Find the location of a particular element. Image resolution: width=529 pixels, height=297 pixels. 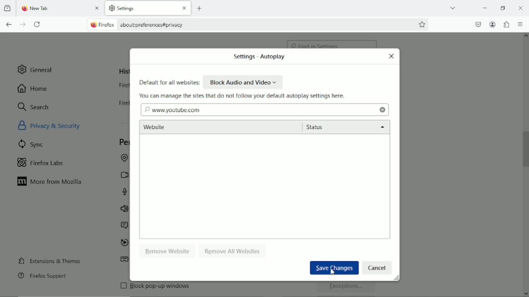

save to pocket is located at coordinates (478, 23).